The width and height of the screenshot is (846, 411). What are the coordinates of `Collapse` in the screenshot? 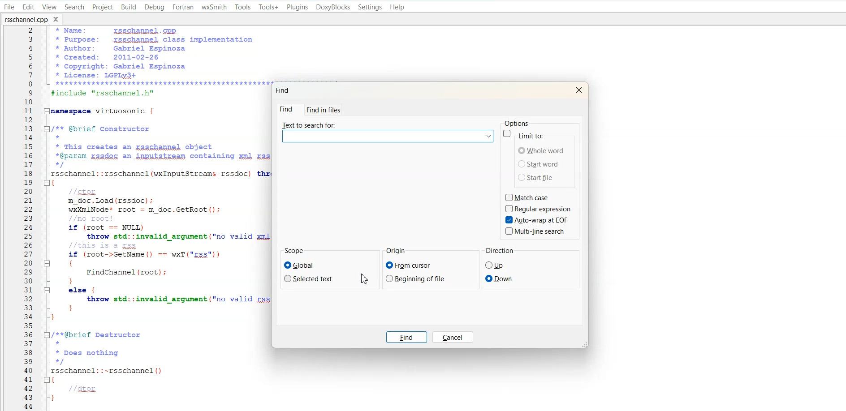 It's located at (47, 291).